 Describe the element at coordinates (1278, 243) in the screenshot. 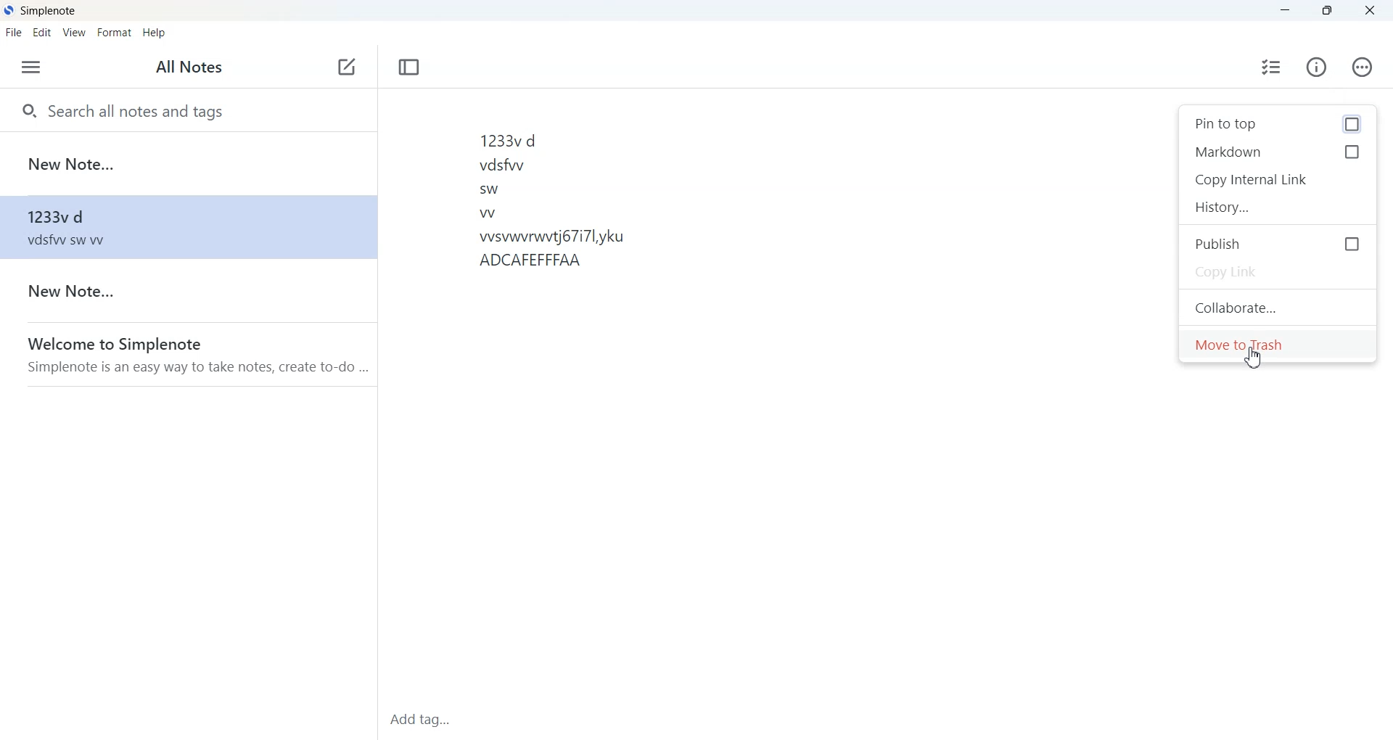

I see `Publish checklist` at that location.